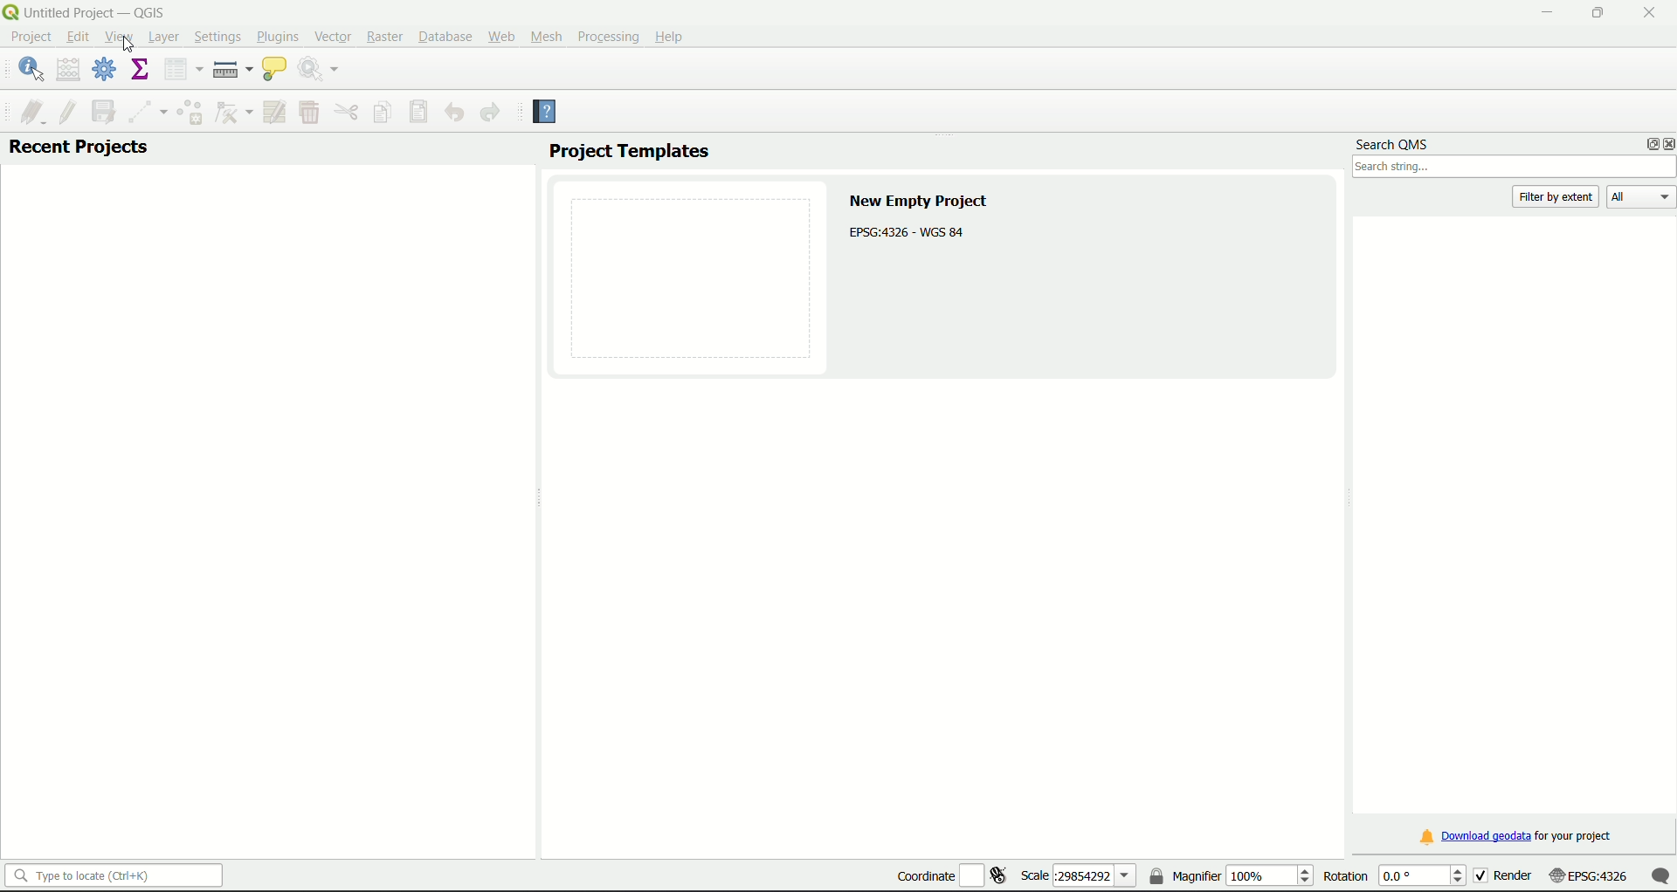  I want to click on Cursor, so click(133, 48).